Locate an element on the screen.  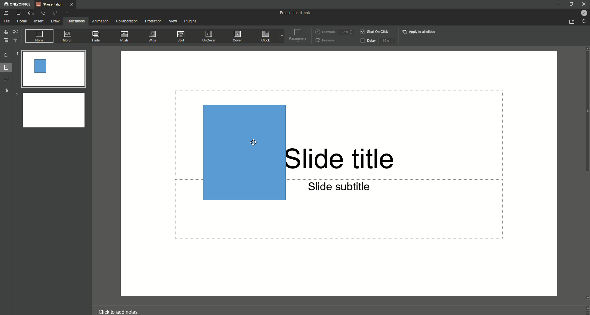
Animation is located at coordinates (100, 21).